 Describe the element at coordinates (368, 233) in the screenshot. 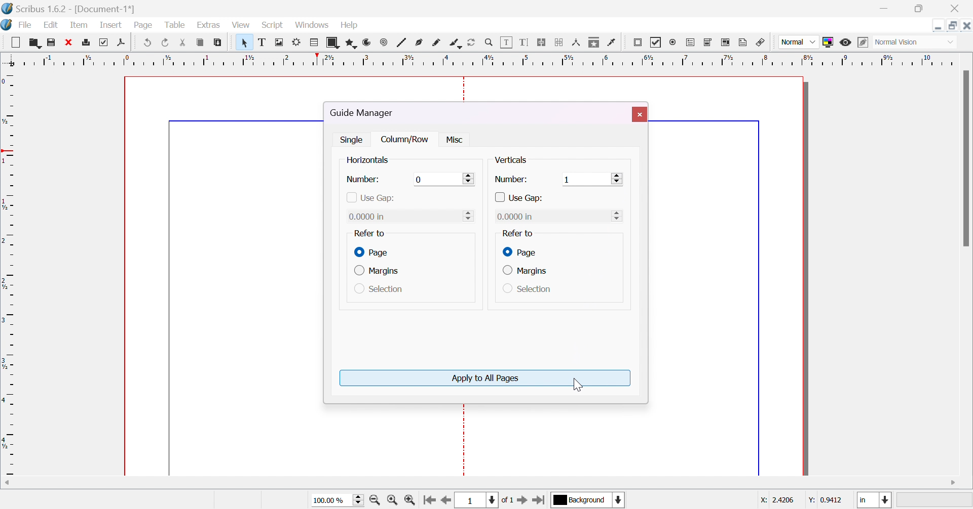

I see `refer to` at that location.